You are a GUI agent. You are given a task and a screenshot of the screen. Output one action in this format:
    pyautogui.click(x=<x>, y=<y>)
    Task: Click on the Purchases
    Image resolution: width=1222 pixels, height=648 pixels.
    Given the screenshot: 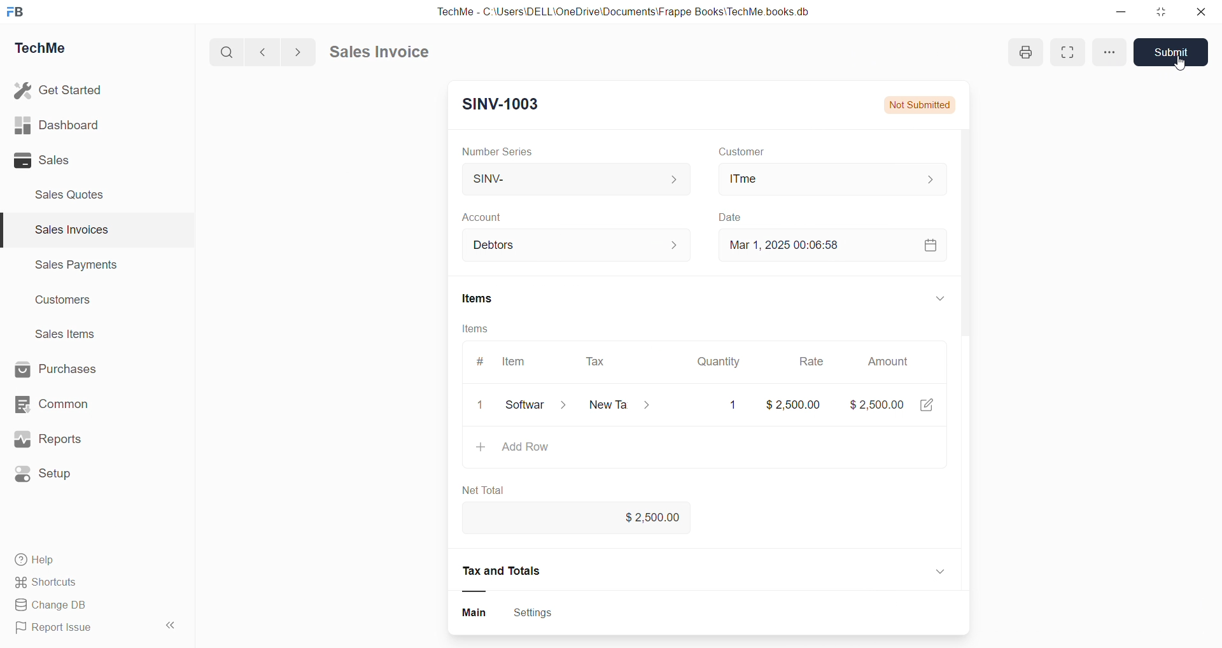 What is the action you would take?
    pyautogui.click(x=67, y=368)
    